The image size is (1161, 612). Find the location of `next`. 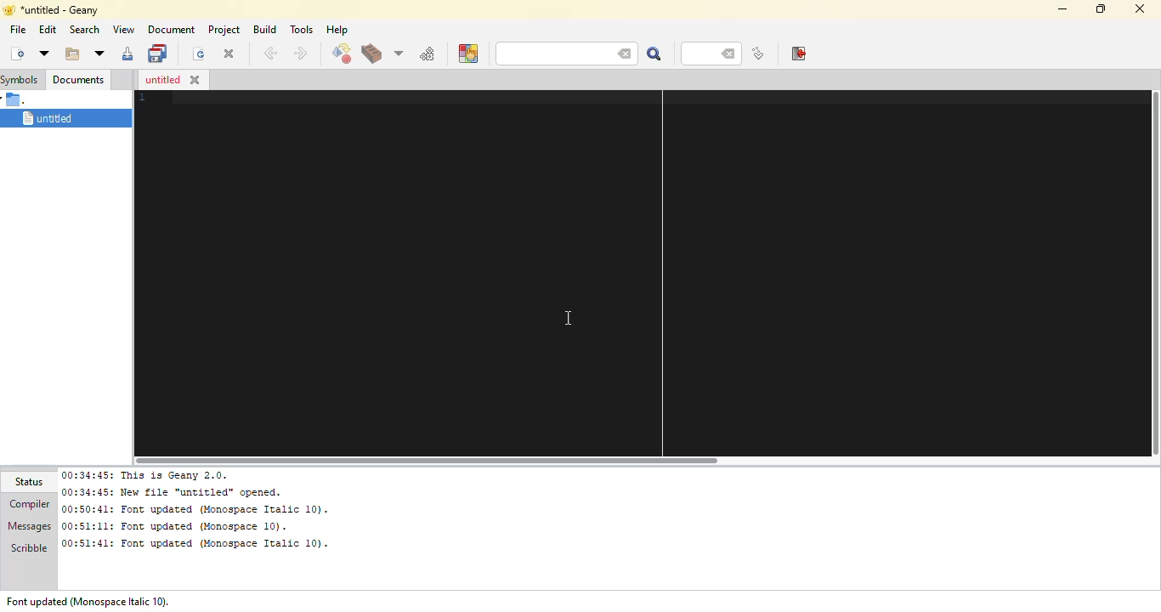

next is located at coordinates (299, 54).